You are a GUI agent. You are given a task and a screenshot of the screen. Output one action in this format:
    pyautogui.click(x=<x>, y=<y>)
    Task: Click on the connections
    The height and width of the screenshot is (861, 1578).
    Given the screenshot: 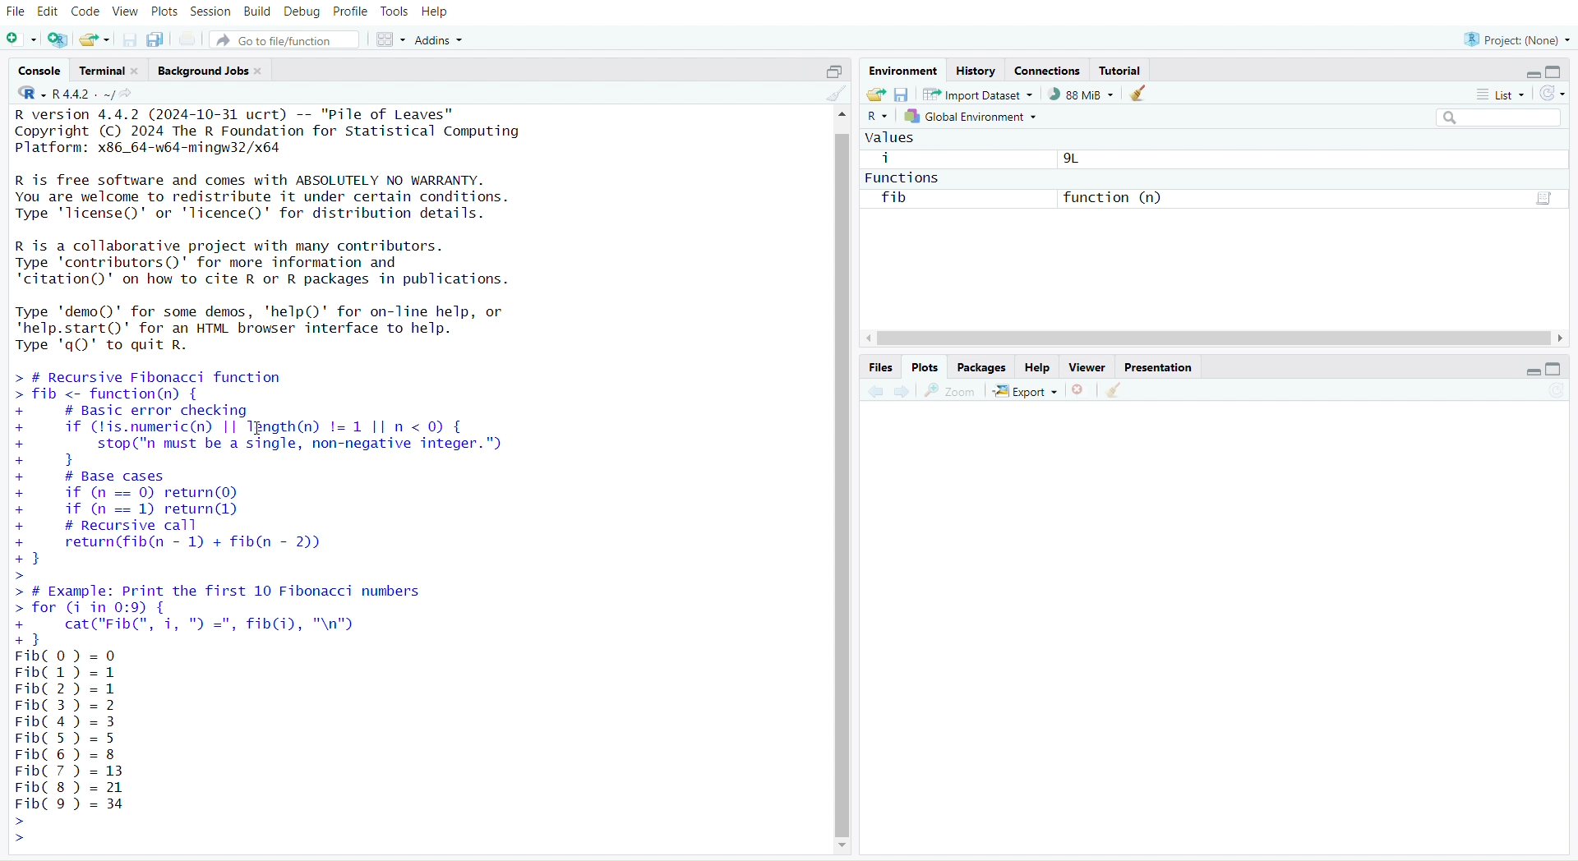 What is the action you would take?
    pyautogui.click(x=1047, y=71)
    